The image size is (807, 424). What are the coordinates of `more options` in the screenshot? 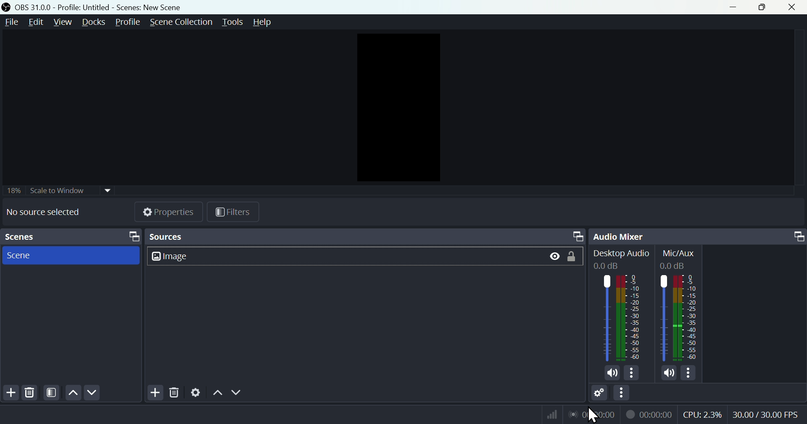 It's located at (634, 373).